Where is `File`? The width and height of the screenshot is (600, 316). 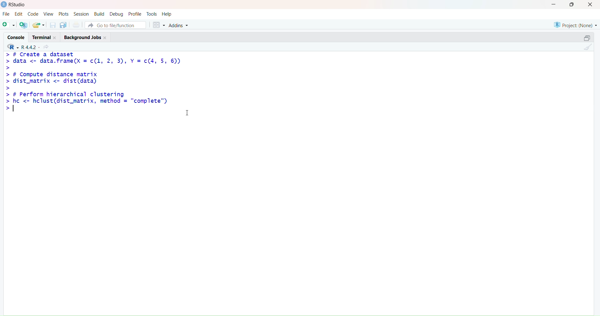 File is located at coordinates (5, 13).